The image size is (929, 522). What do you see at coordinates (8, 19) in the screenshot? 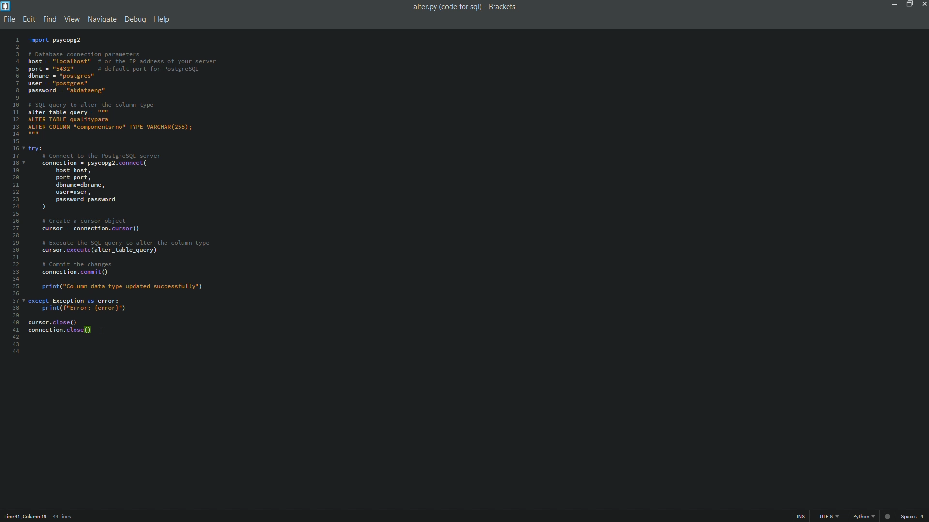
I see `file menu` at bounding box center [8, 19].